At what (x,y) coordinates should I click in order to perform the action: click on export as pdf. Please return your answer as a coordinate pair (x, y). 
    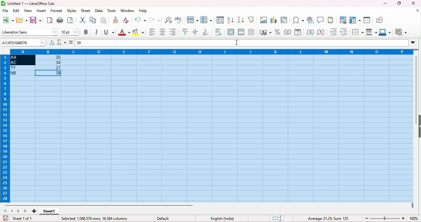
    Looking at the image, I should click on (50, 20).